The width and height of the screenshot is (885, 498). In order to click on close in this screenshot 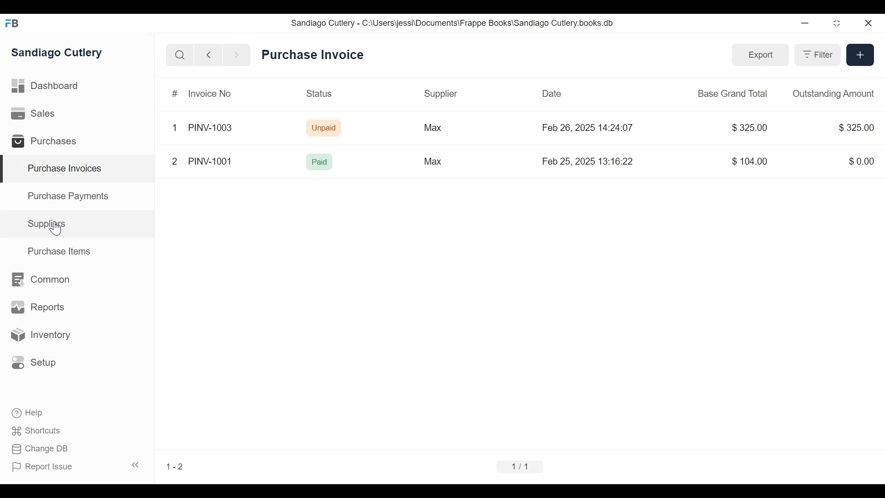, I will do `click(869, 25)`.